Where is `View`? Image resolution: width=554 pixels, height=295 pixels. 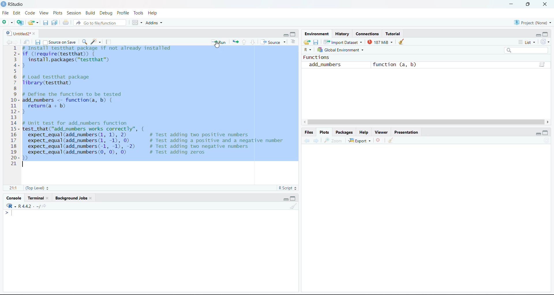 View is located at coordinates (45, 12).